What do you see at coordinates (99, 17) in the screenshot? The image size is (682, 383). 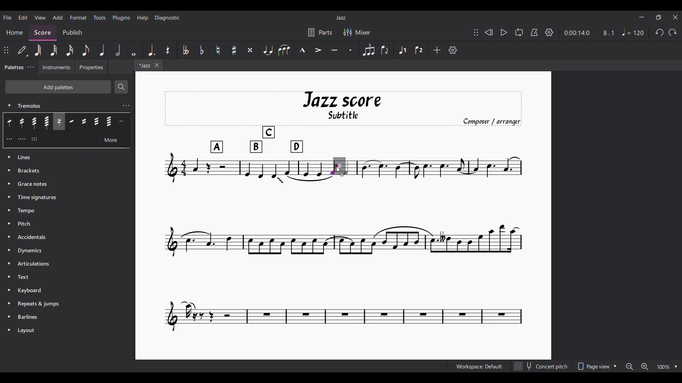 I see `Tools` at bounding box center [99, 17].